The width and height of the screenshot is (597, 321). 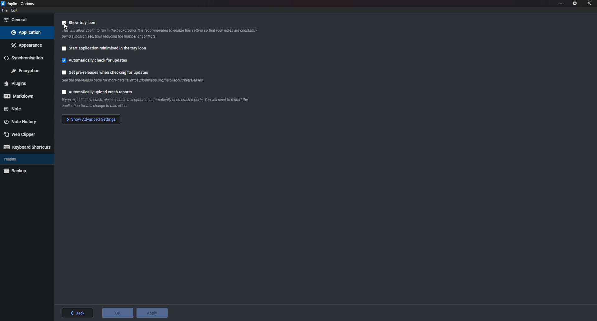 What do you see at coordinates (22, 96) in the screenshot?
I see `markdown` at bounding box center [22, 96].